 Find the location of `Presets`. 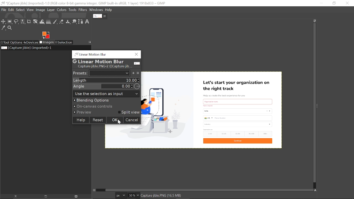

Presets is located at coordinates (109, 73).